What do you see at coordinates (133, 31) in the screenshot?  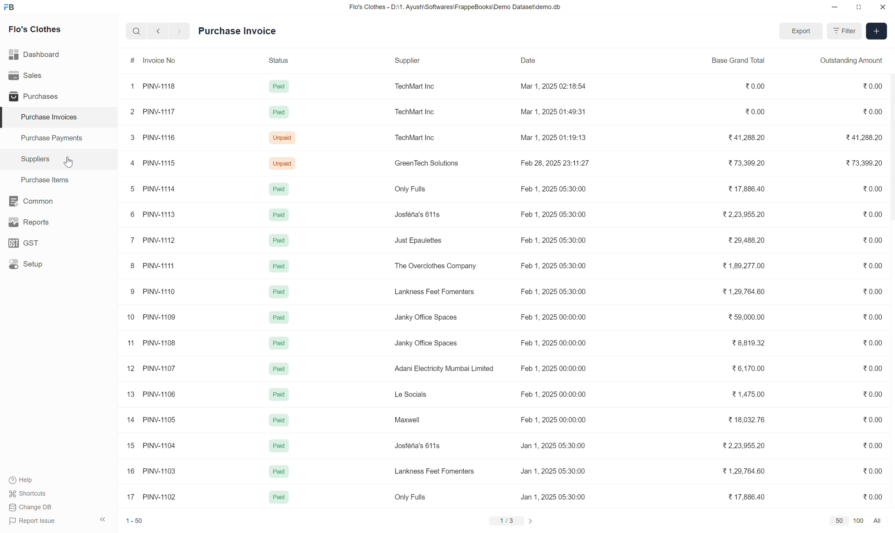 I see `search` at bounding box center [133, 31].